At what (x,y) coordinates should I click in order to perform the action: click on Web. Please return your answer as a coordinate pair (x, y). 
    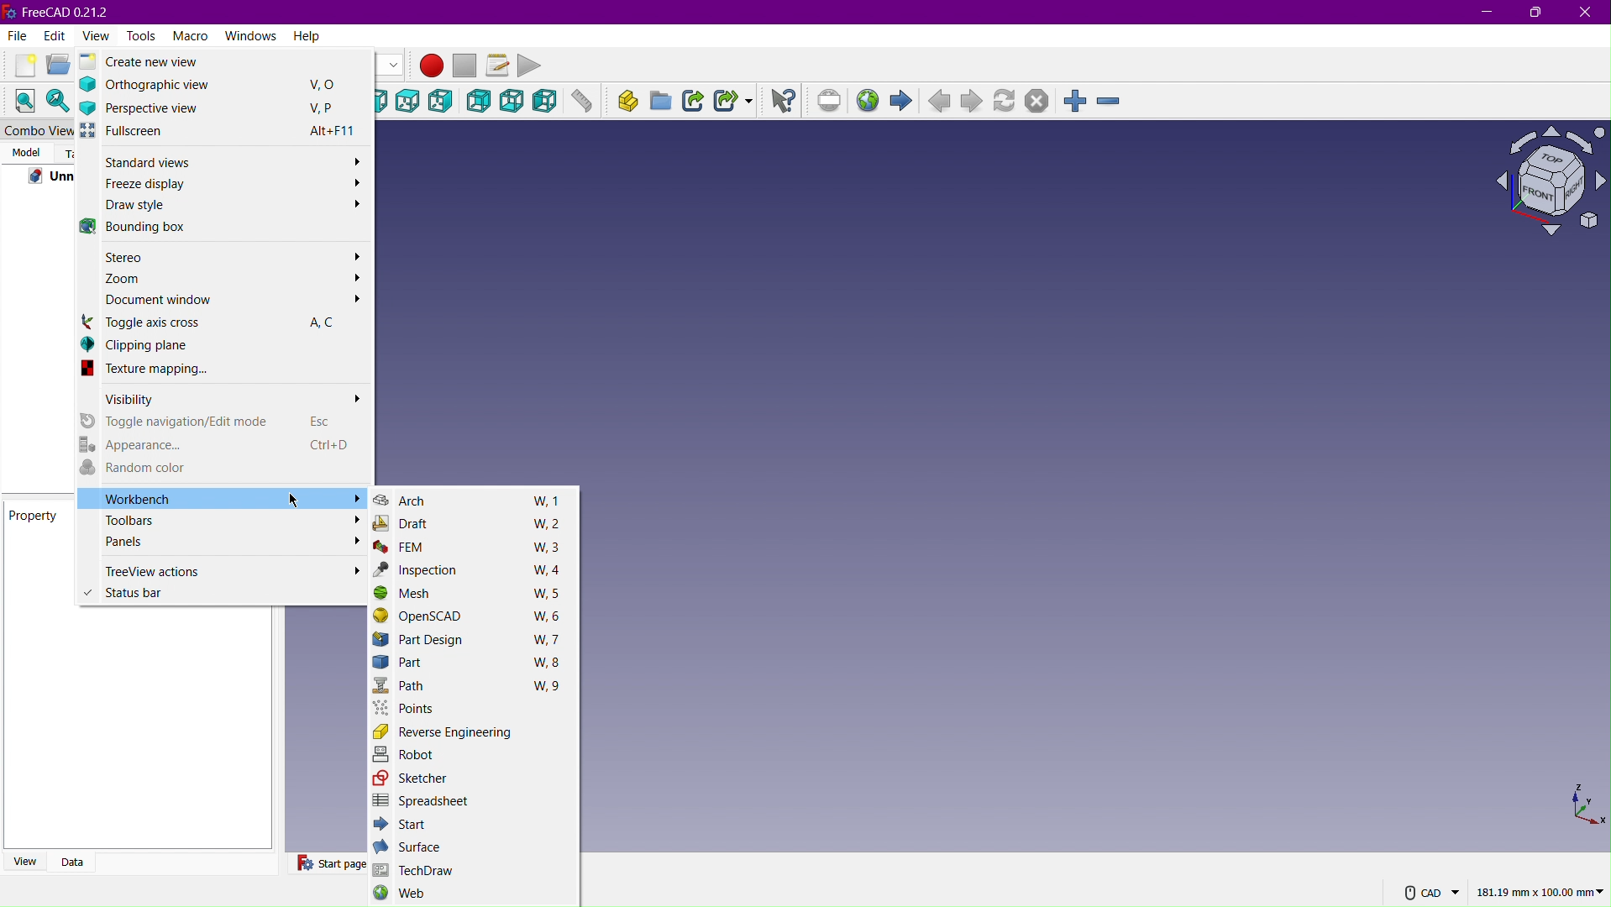
    Looking at the image, I should click on (401, 893).